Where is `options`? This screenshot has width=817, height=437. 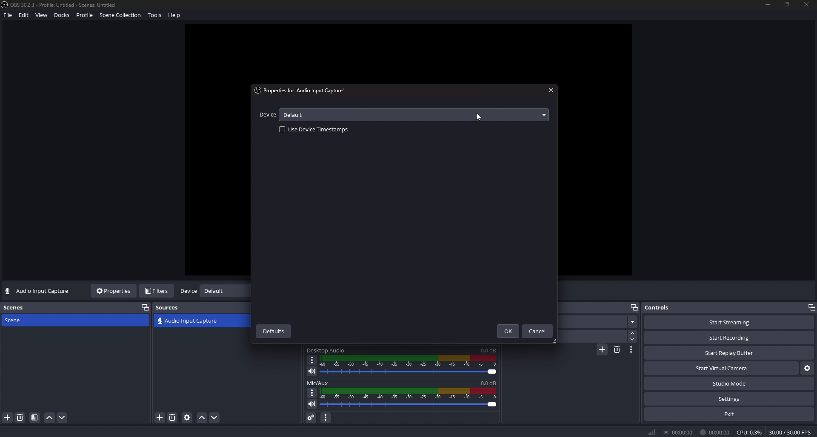
options is located at coordinates (312, 360).